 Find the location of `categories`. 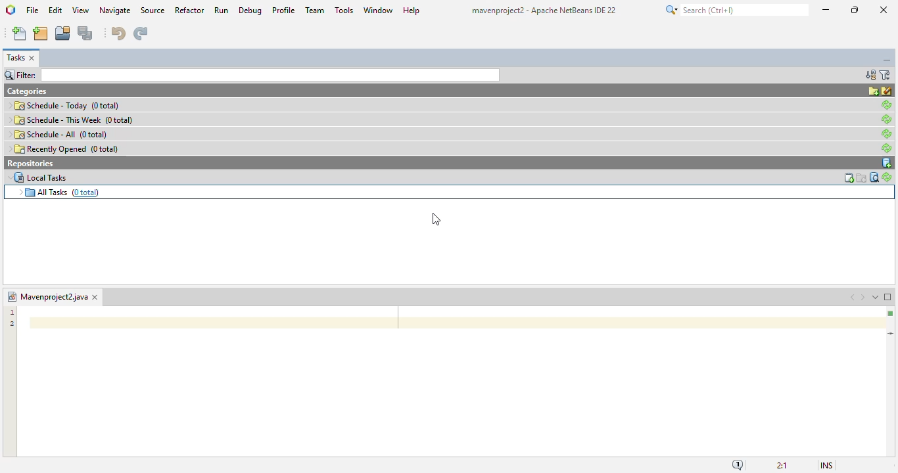

categories is located at coordinates (28, 91).